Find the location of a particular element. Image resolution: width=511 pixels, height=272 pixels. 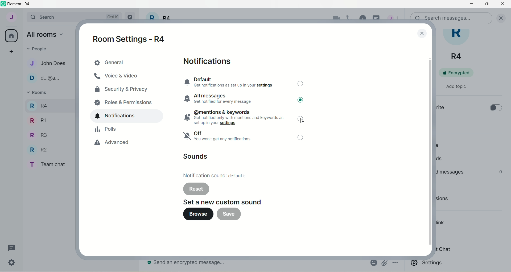

General is located at coordinates (126, 62).